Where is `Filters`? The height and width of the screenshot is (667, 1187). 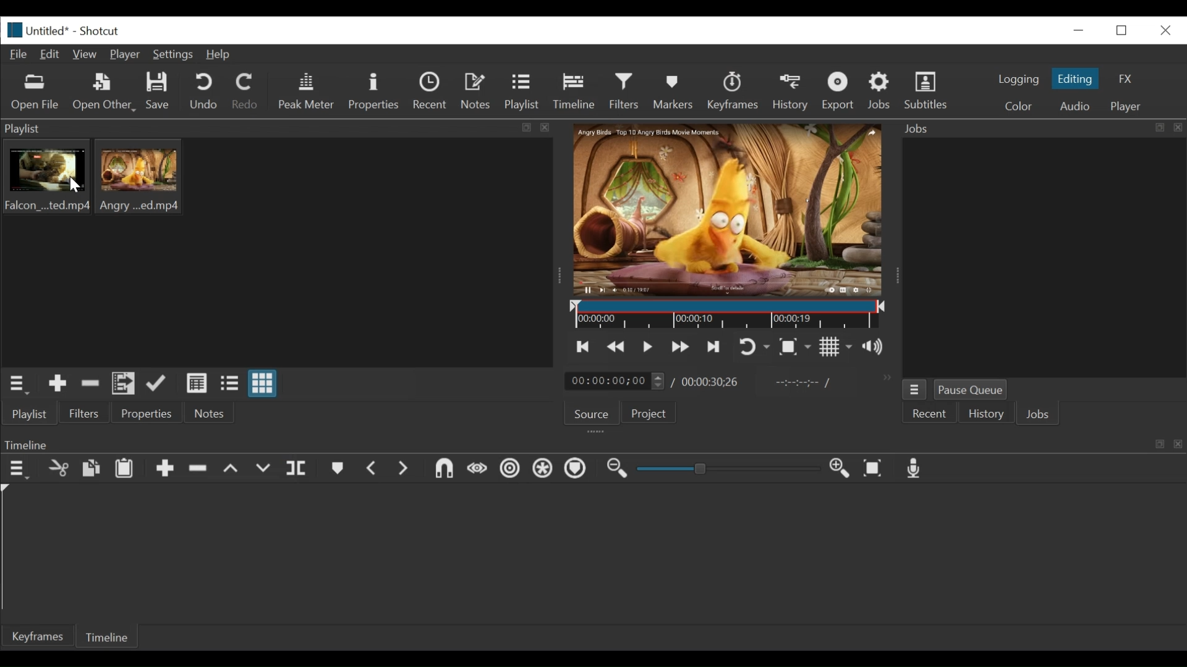 Filters is located at coordinates (85, 414).